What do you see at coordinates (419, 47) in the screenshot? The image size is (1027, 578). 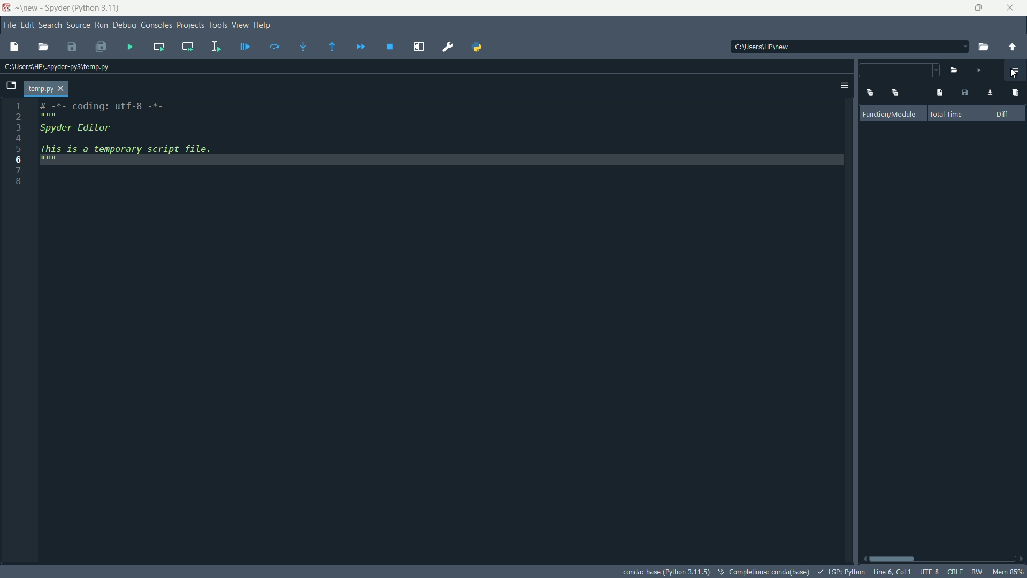 I see `maximize current pane` at bounding box center [419, 47].